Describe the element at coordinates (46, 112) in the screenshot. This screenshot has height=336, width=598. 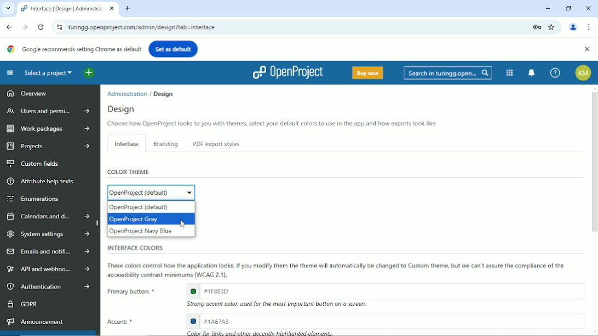
I see `Users and permissions` at that location.